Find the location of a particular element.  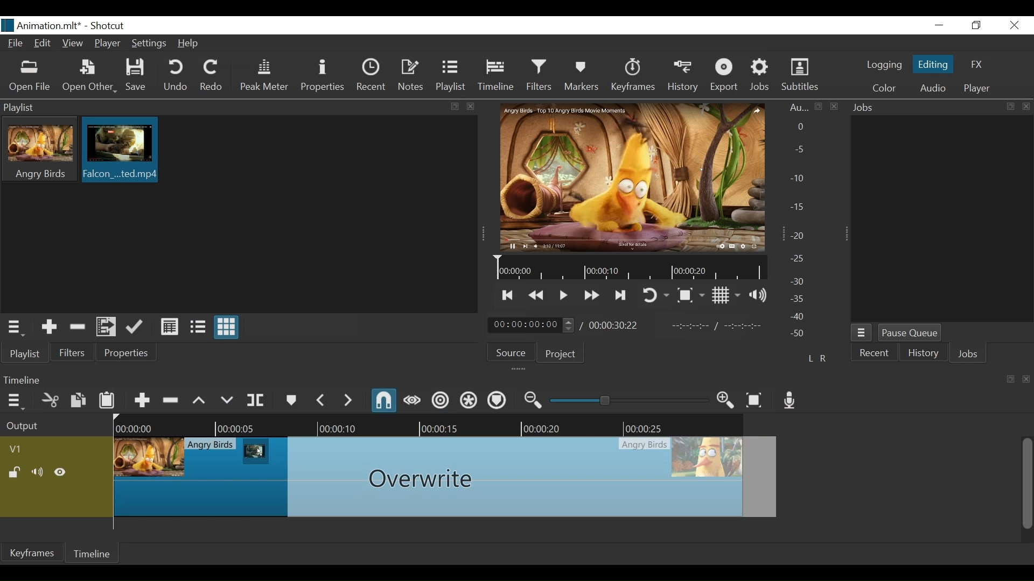

Player is located at coordinates (106, 42).